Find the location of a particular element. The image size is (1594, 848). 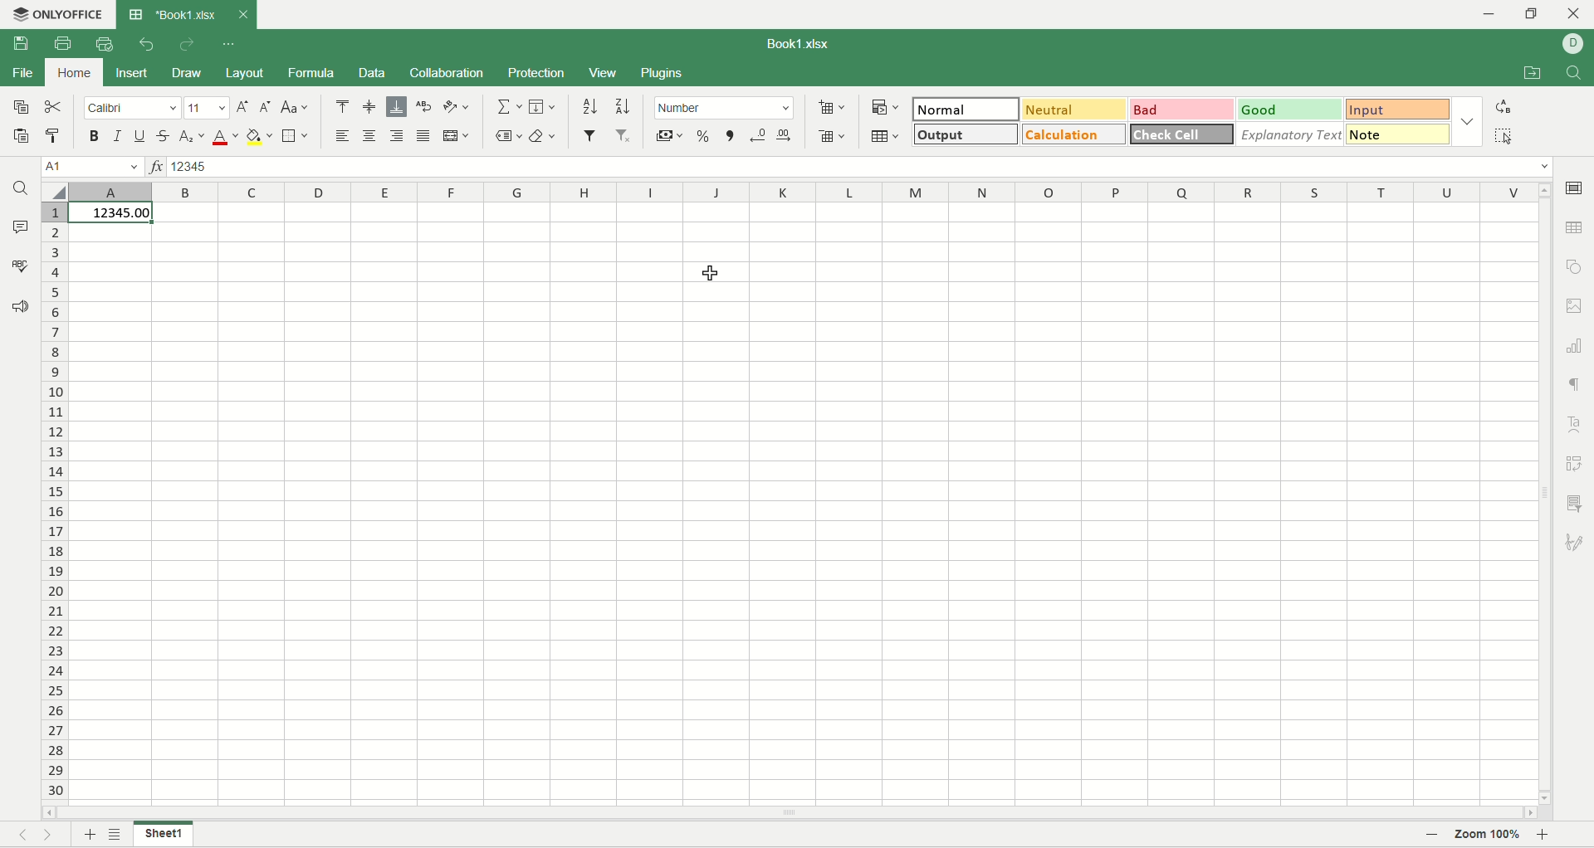

horizontal scroll bar is located at coordinates (788, 811).